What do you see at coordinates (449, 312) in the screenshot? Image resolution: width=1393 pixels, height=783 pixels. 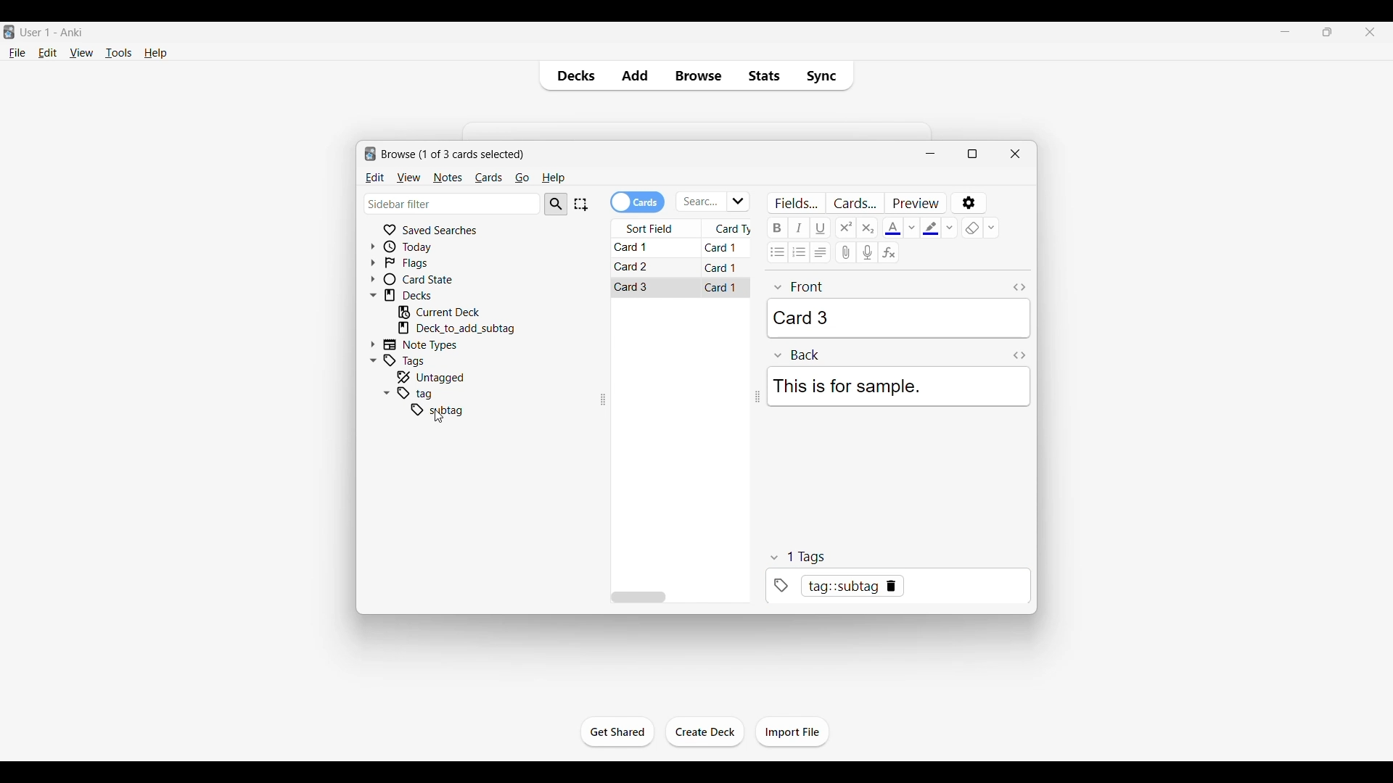 I see `Click to go to current deck` at bounding box center [449, 312].